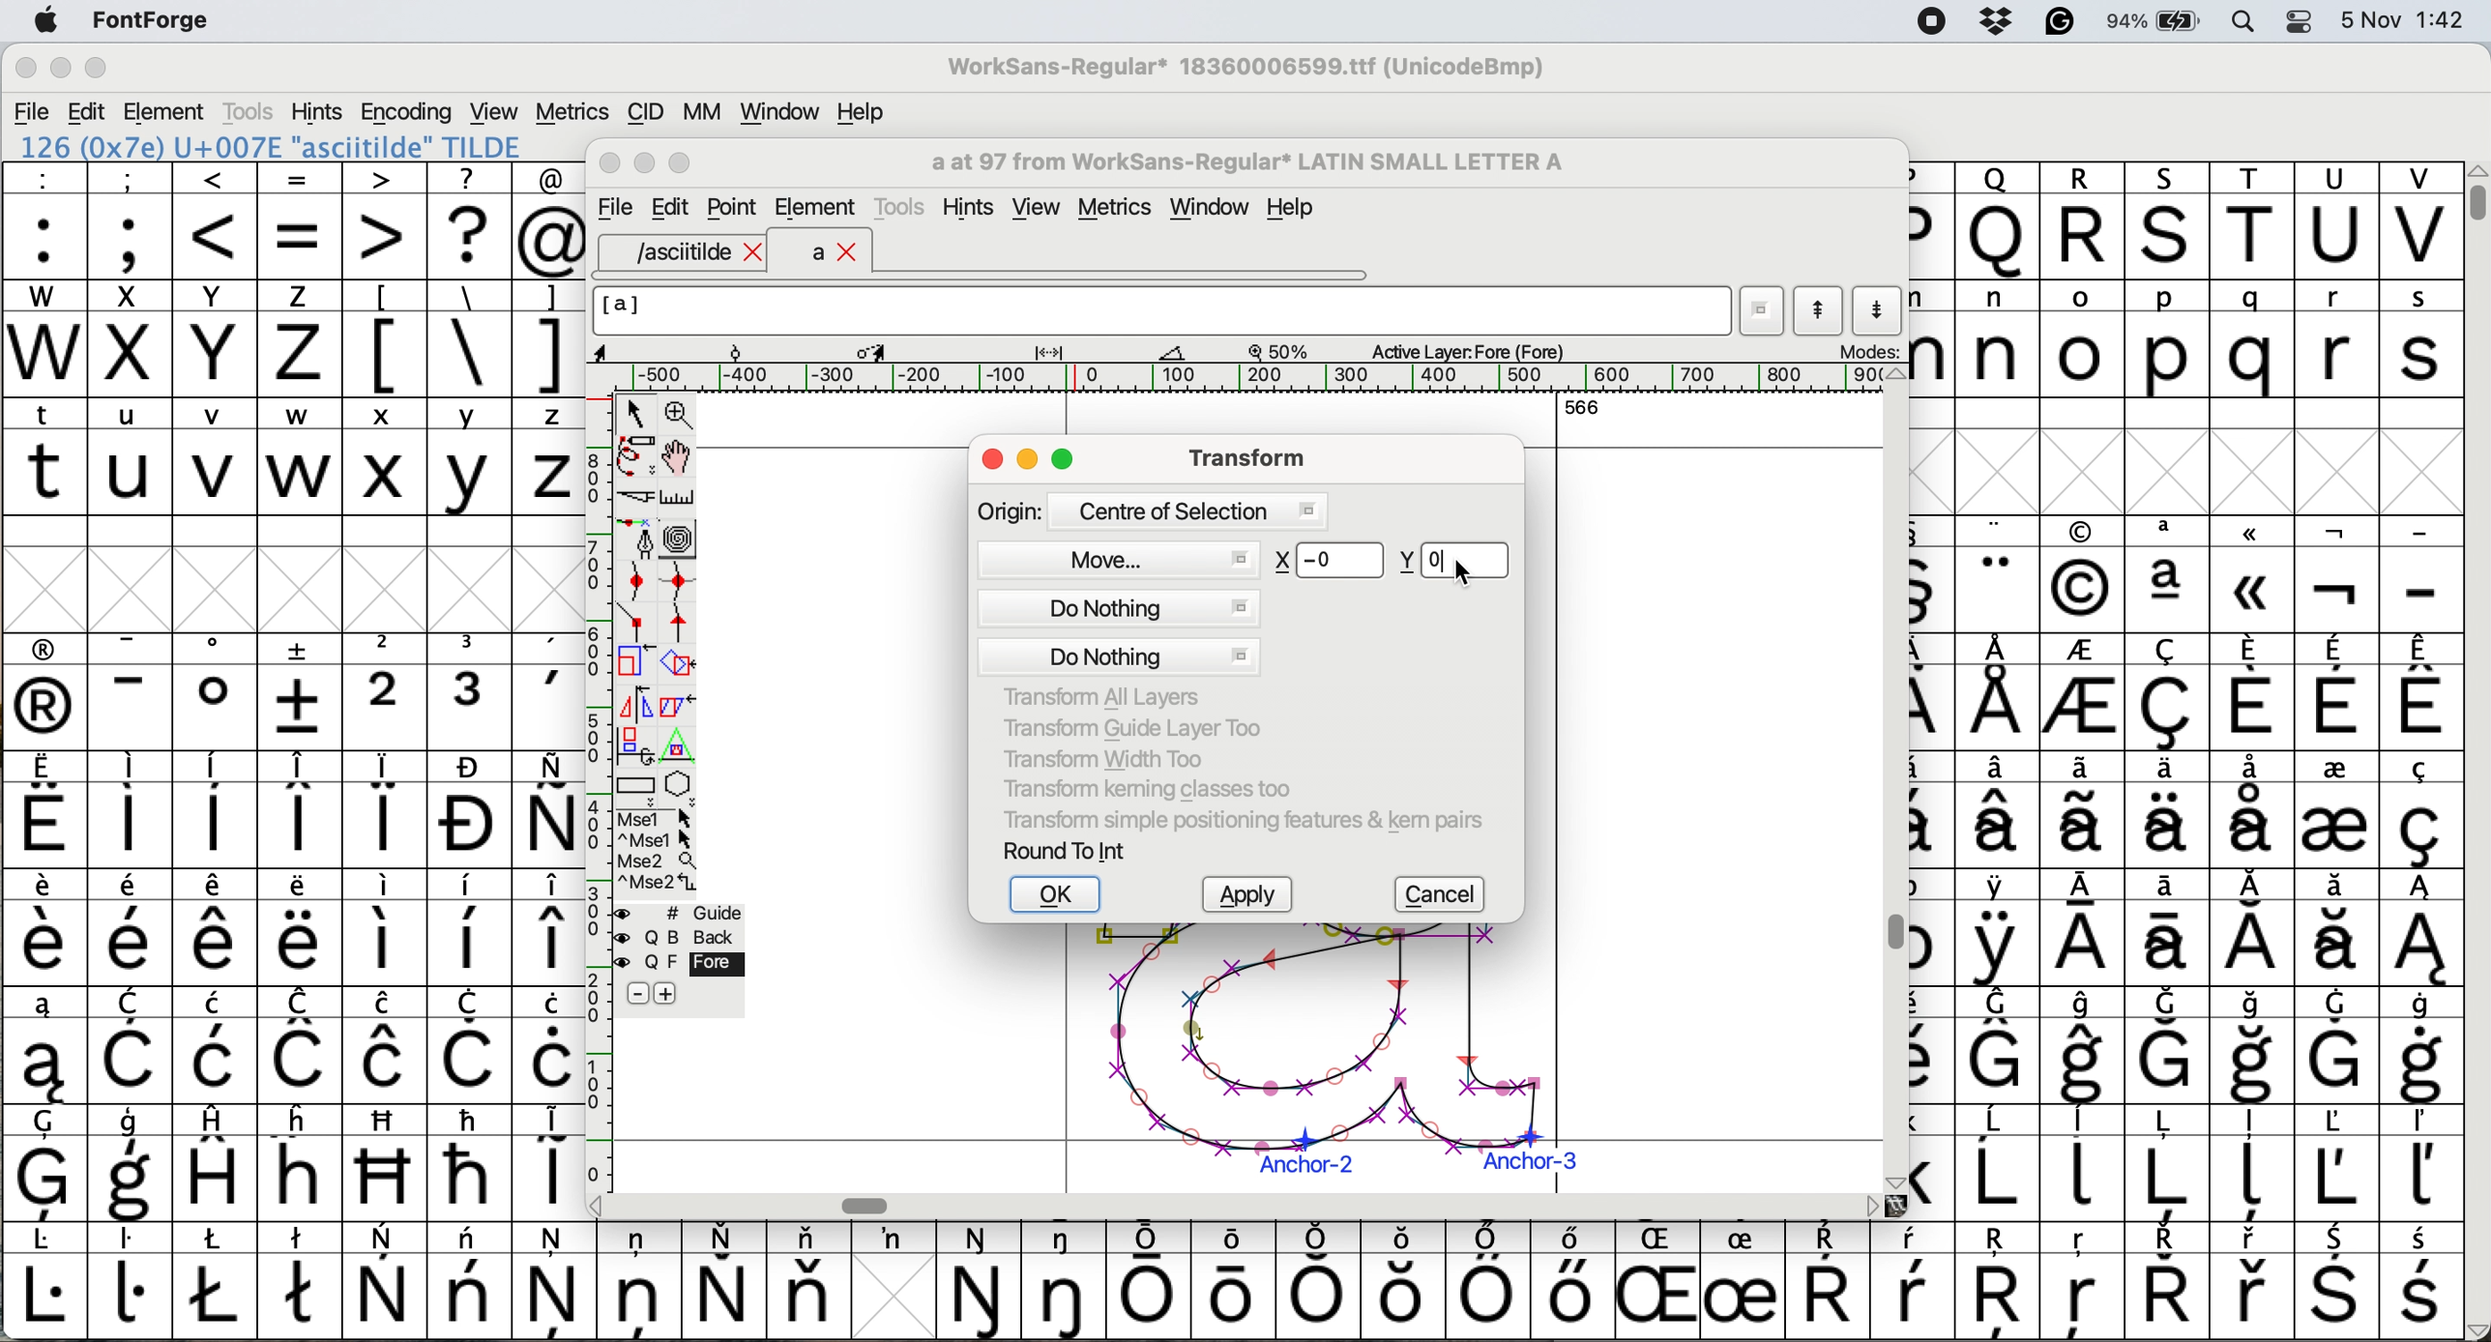 Image resolution: width=2491 pixels, height=1342 pixels. What do you see at coordinates (469, 929) in the screenshot?
I see `symbol` at bounding box center [469, 929].